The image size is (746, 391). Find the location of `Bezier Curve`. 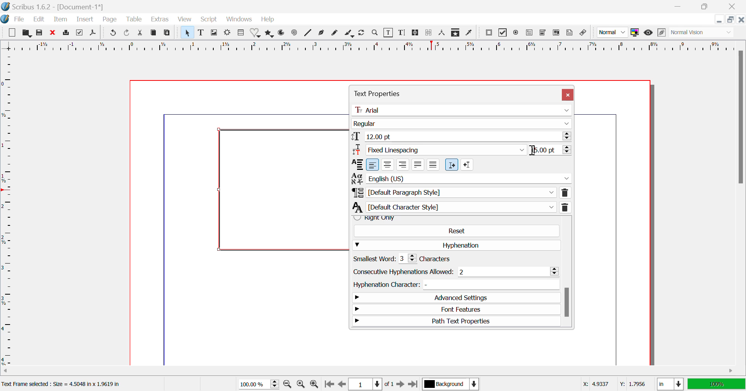

Bezier Curve is located at coordinates (322, 34).